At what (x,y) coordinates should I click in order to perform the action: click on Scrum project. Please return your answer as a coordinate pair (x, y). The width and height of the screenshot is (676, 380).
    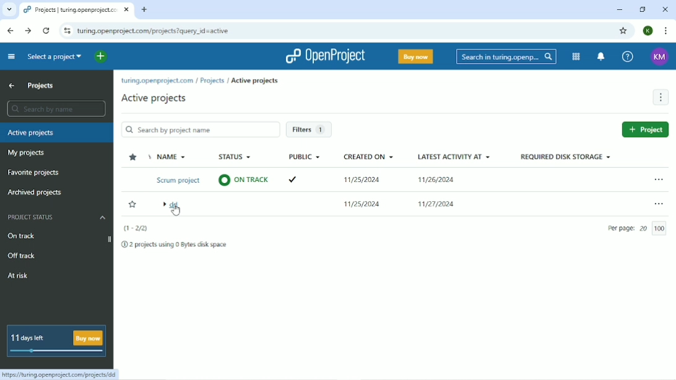
    Looking at the image, I should click on (176, 180).